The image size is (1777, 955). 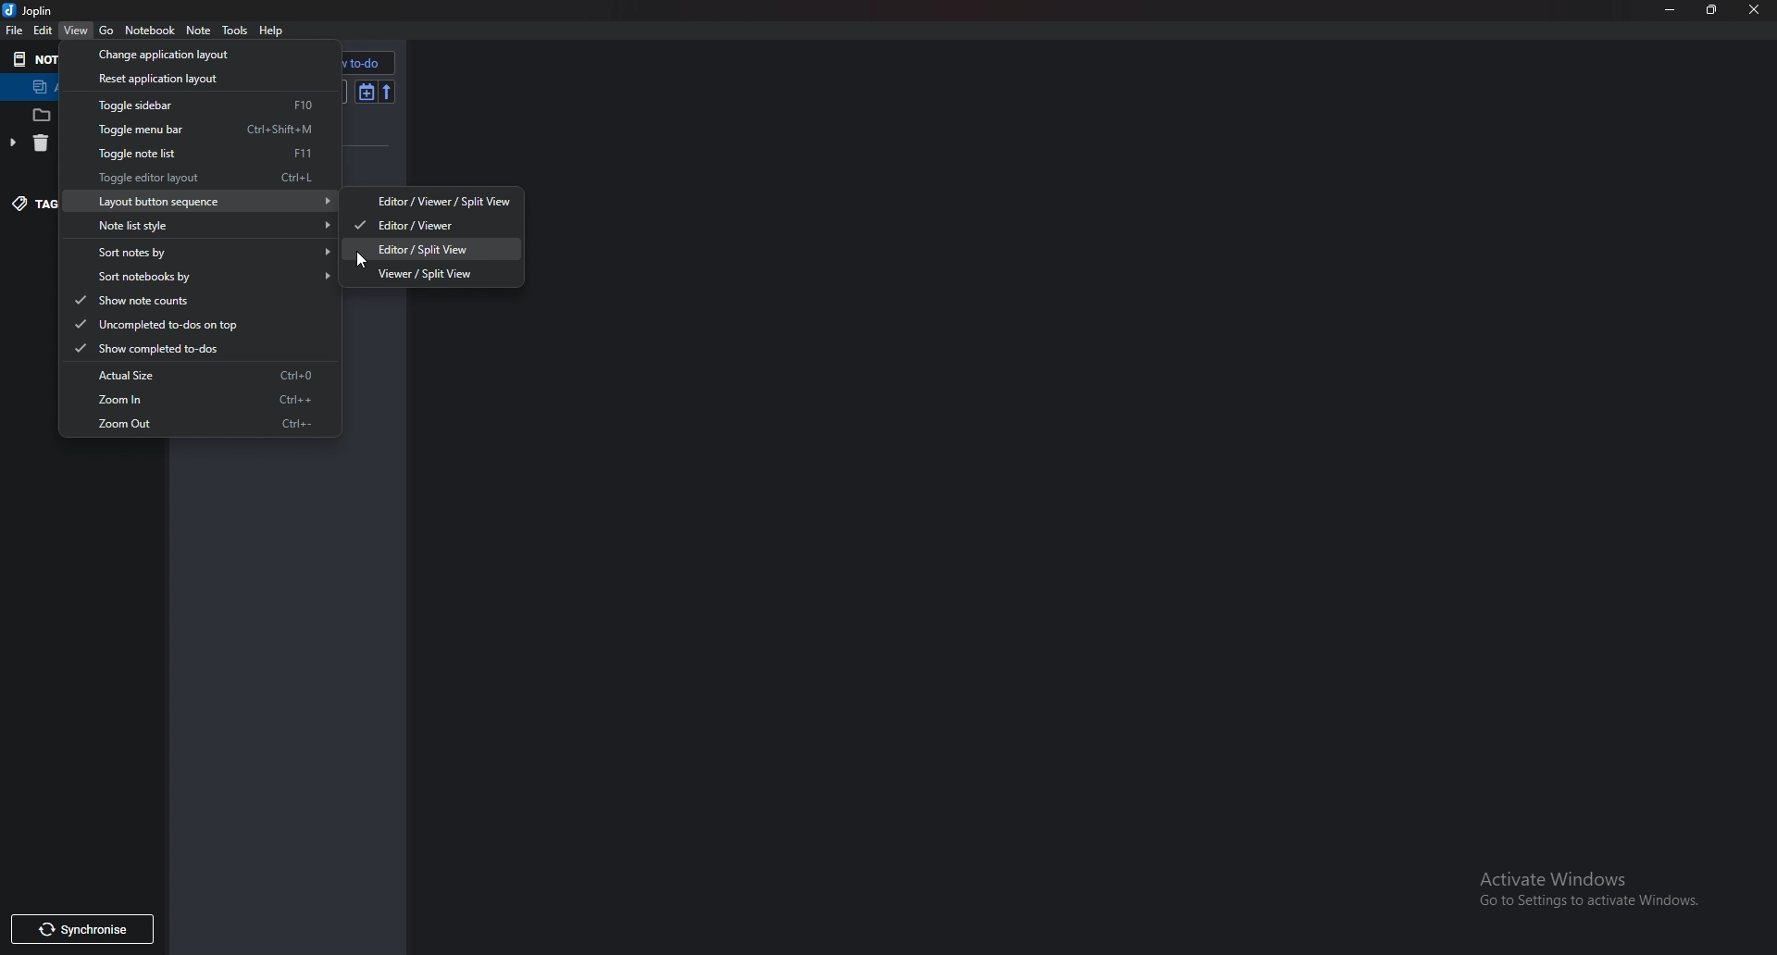 I want to click on uncompleted to do's on top, so click(x=187, y=324).